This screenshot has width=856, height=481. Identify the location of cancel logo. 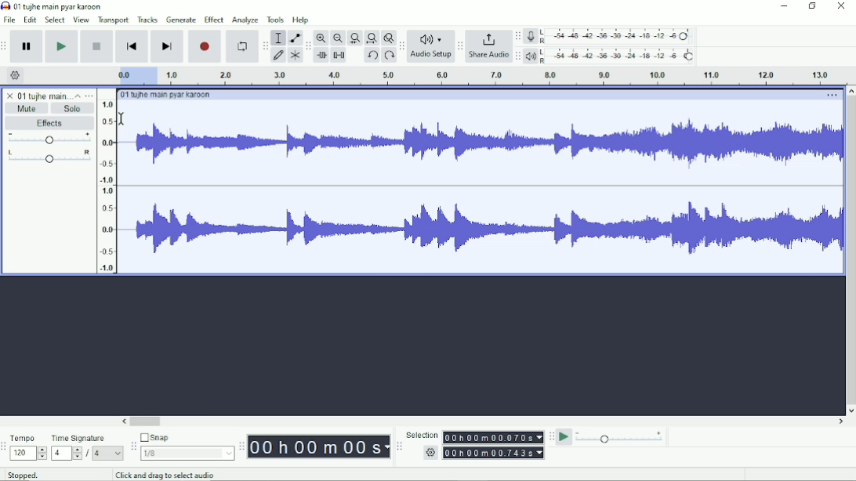
(11, 96).